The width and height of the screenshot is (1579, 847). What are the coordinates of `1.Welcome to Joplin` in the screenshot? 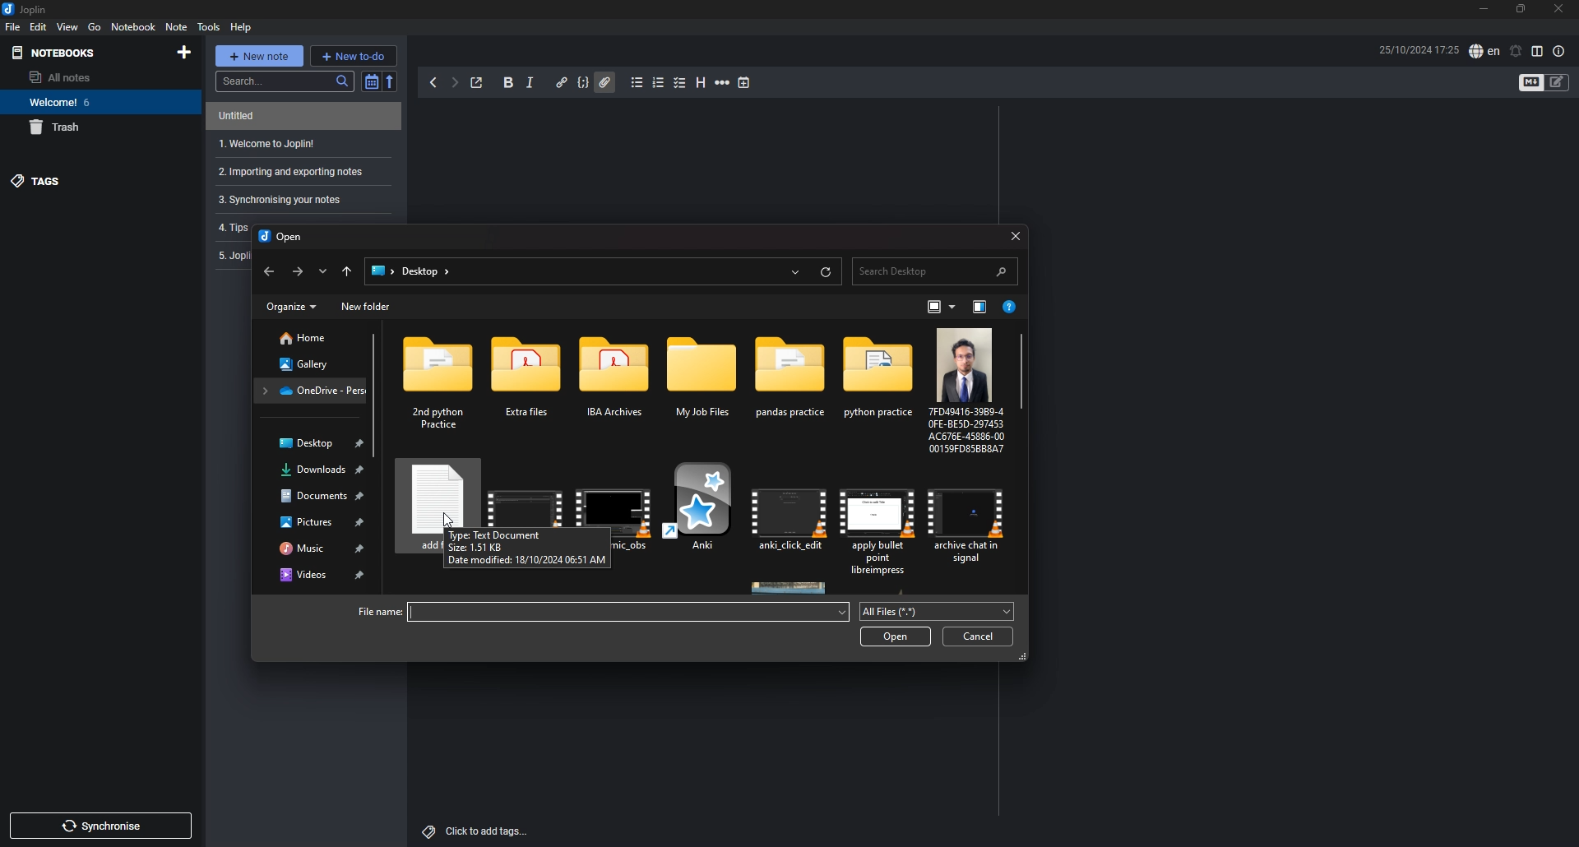 It's located at (299, 144).